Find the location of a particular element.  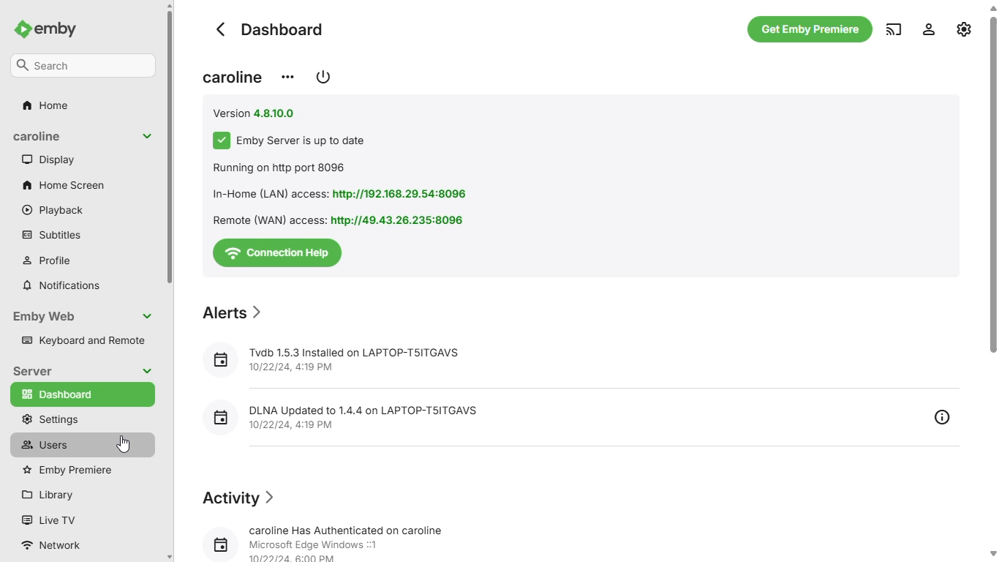

Emby servers up to date is located at coordinates (288, 140).